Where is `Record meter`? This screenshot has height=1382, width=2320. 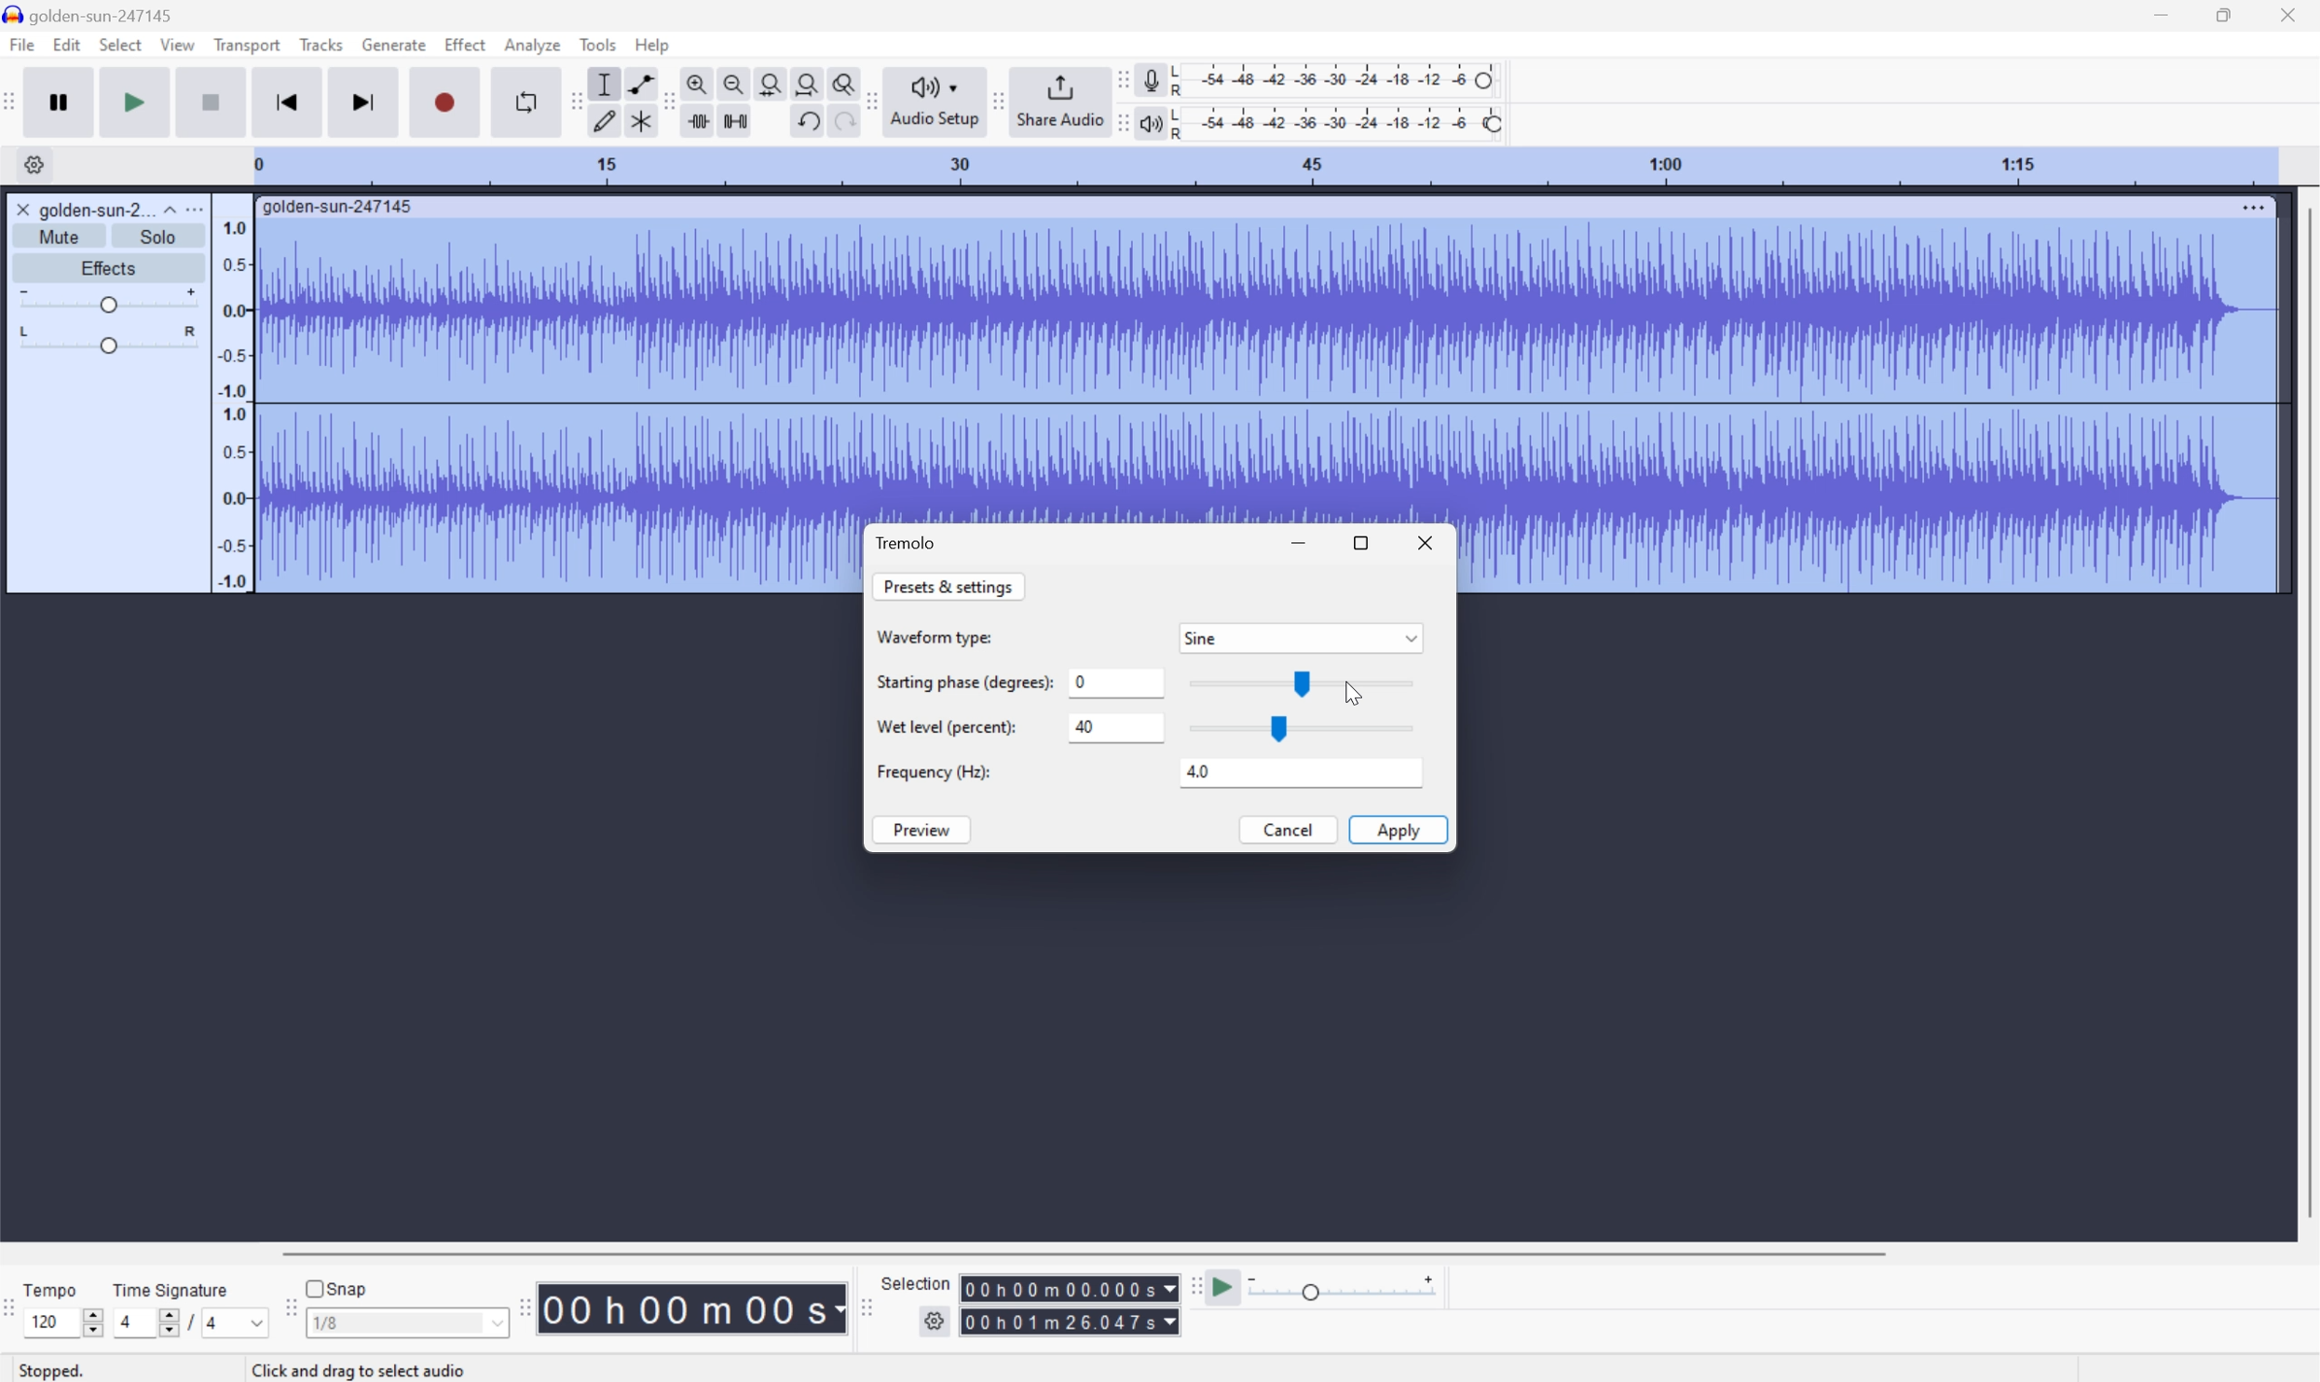
Record meter is located at coordinates (1150, 79).